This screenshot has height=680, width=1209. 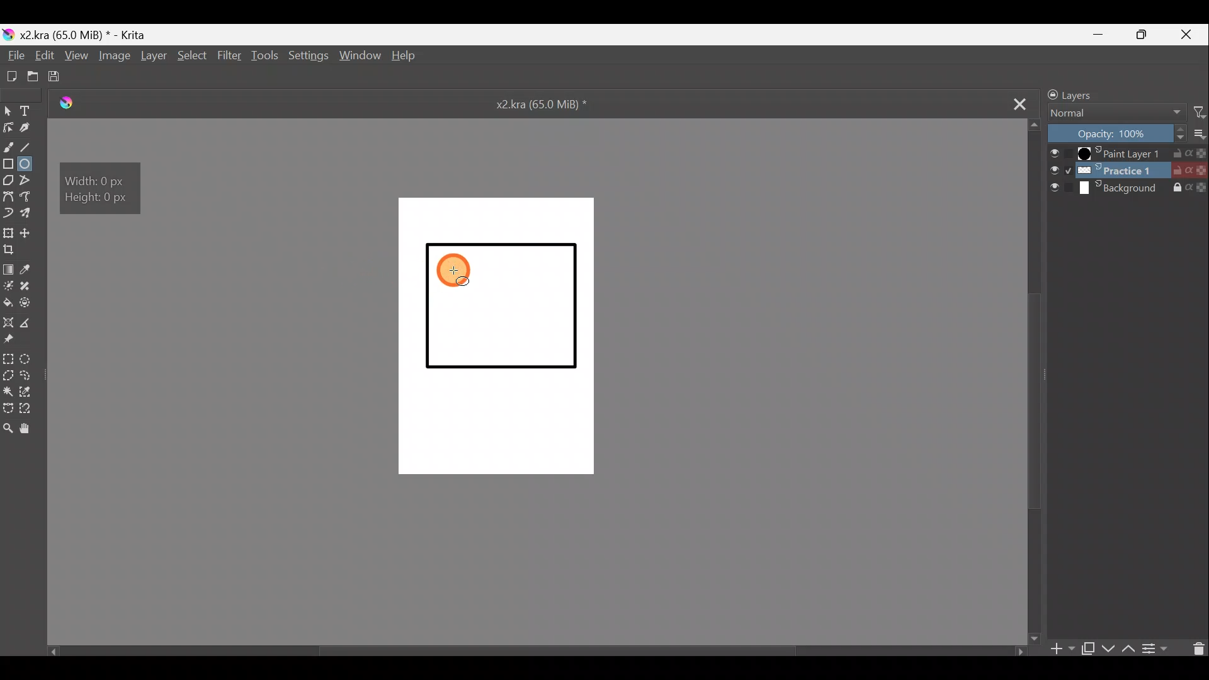 What do you see at coordinates (11, 74) in the screenshot?
I see `Create a new document` at bounding box center [11, 74].